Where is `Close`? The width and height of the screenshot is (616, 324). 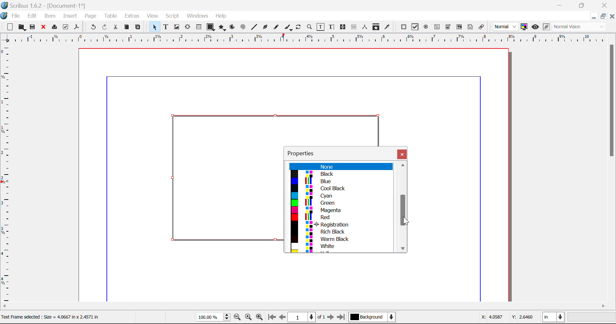
Close is located at coordinates (612, 16).